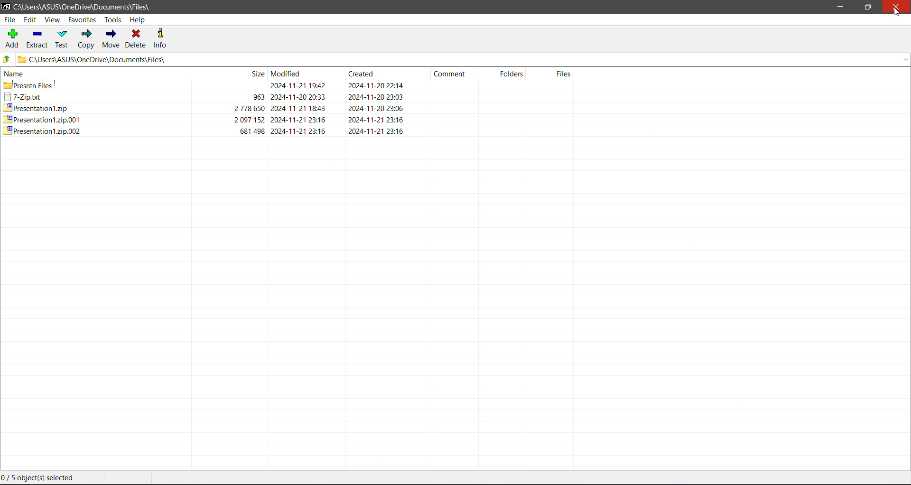  What do you see at coordinates (895, 13) in the screenshot?
I see `Cursor` at bounding box center [895, 13].